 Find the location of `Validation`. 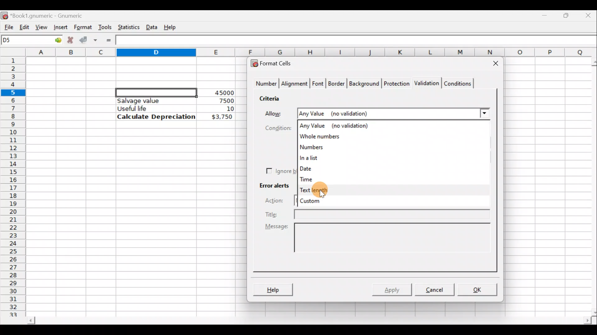

Validation is located at coordinates (425, 84).